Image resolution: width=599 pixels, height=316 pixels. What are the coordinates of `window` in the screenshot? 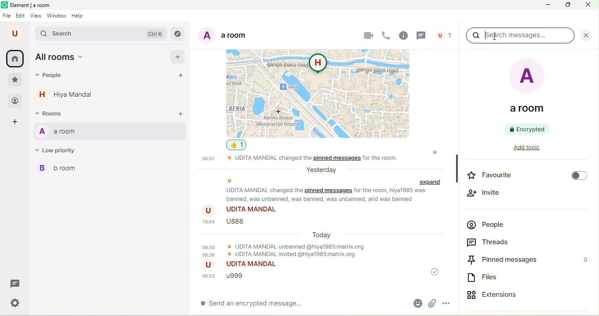 It's located at (57, 17).